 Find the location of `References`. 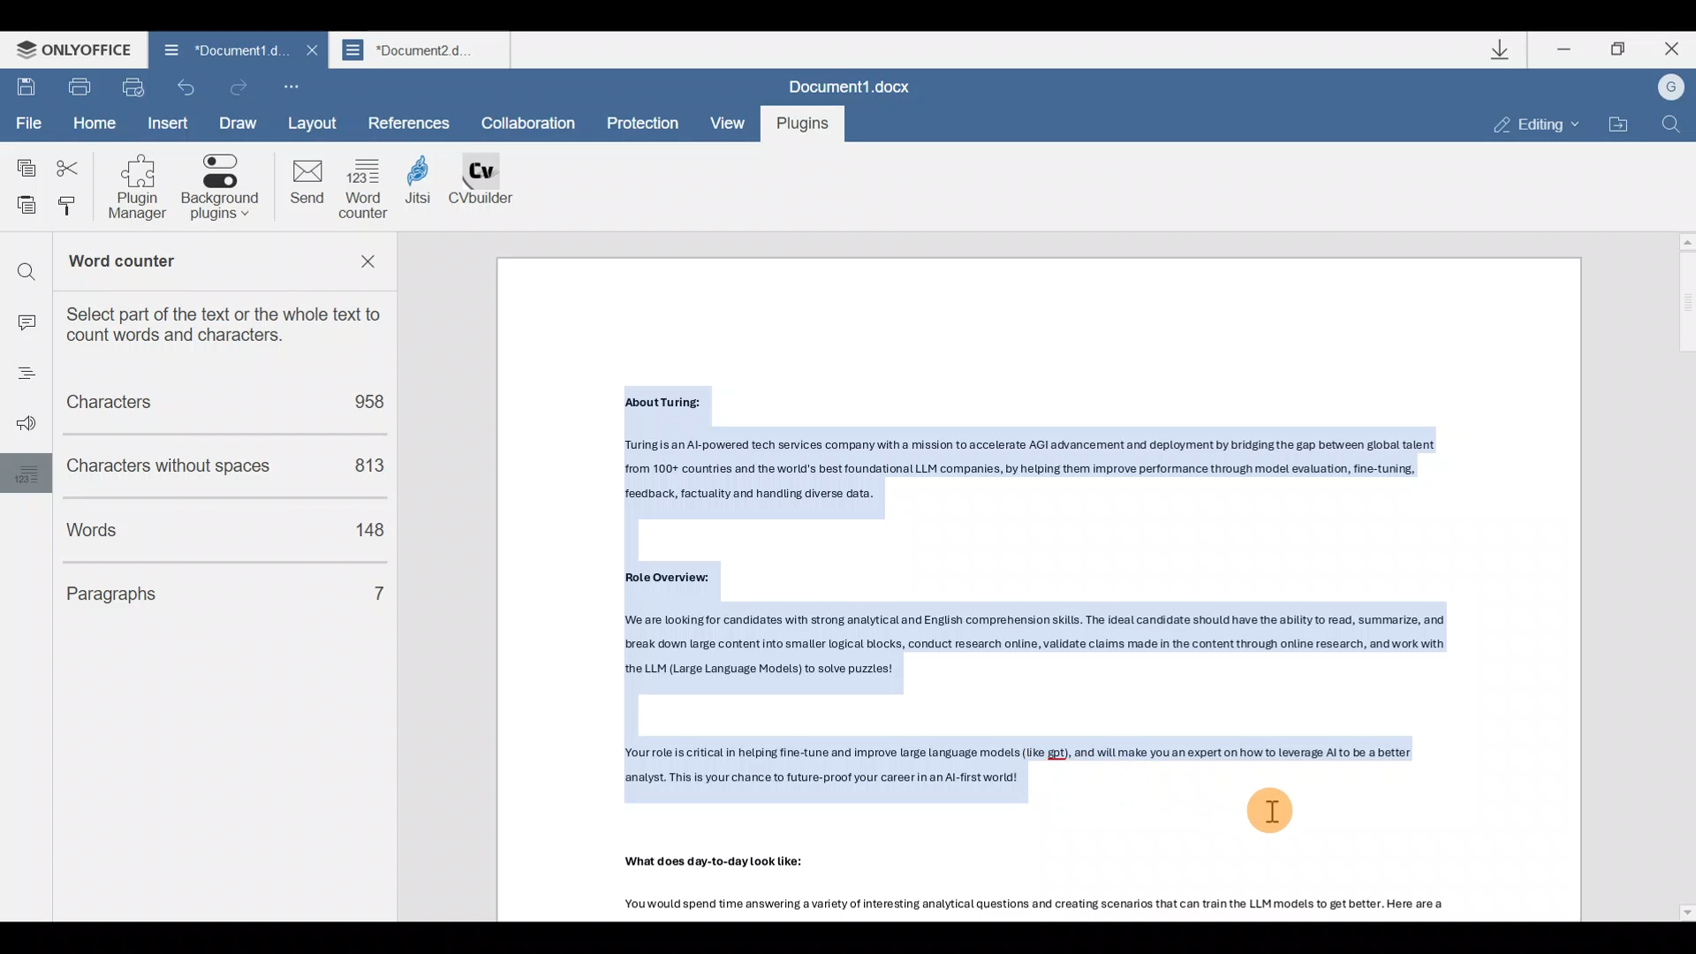

References is located at coordinates (410, 121).